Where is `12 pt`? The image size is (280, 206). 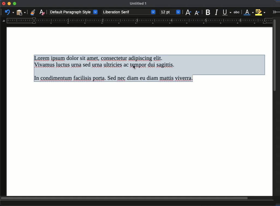
12 pt is located at coordinates (170, 12).